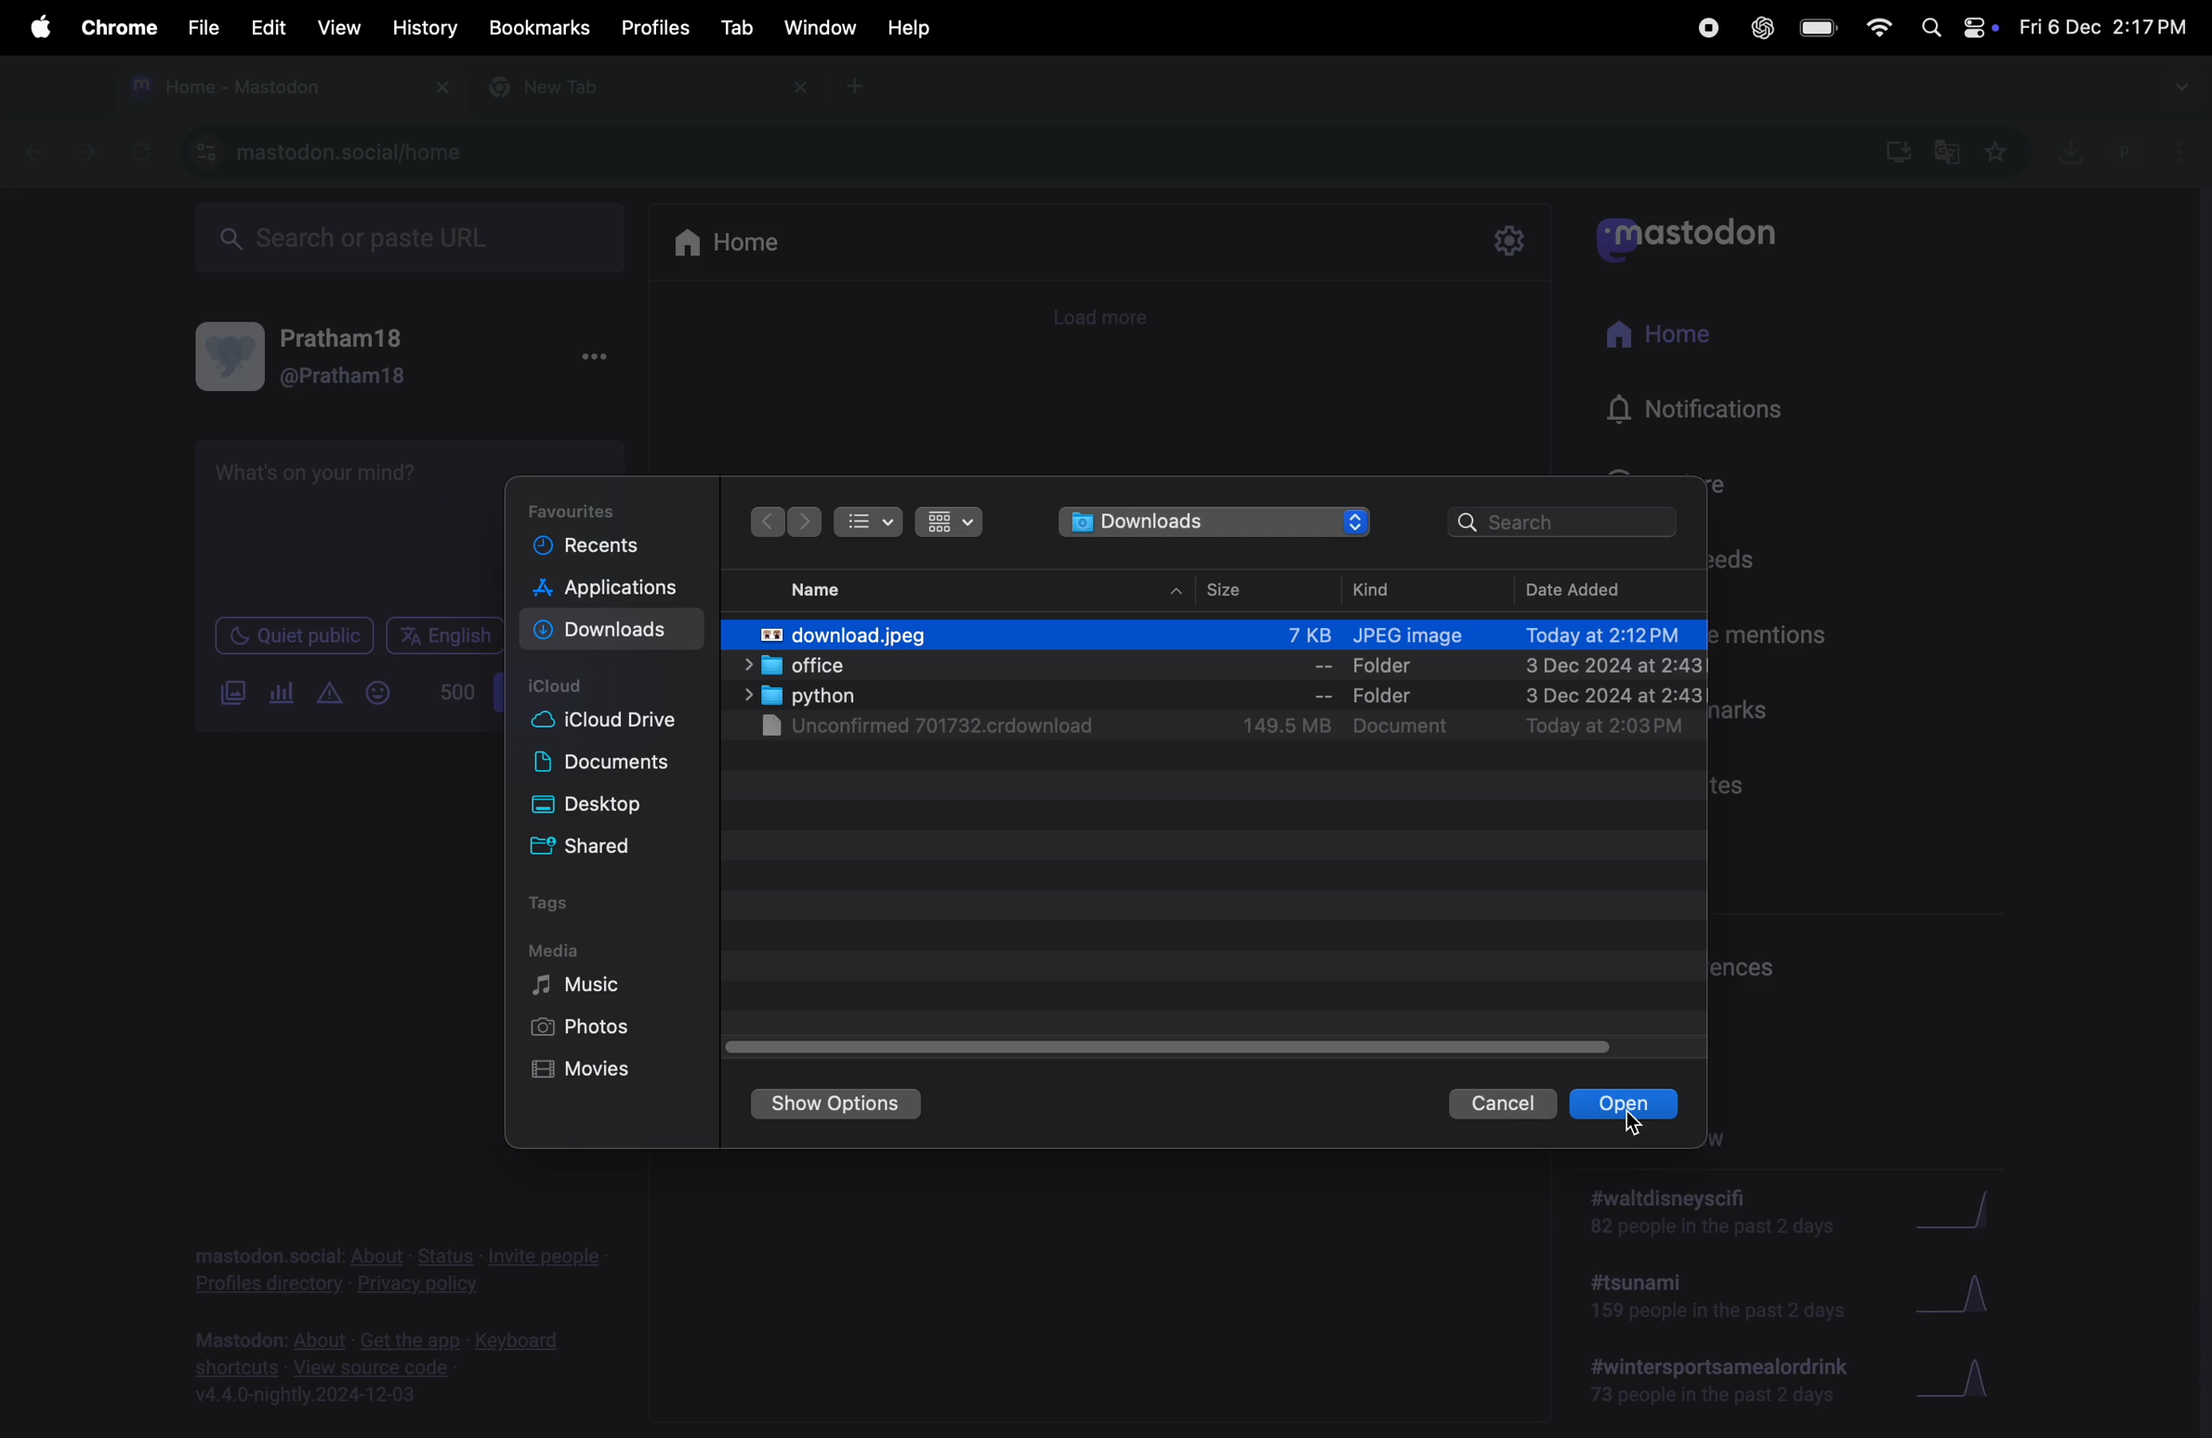 The image size is (2212, 1438). What do you see at coordinates (1730, 1204) in the screenshot?
I see `walt disney scifi` at bounding box center [1730, 1204].